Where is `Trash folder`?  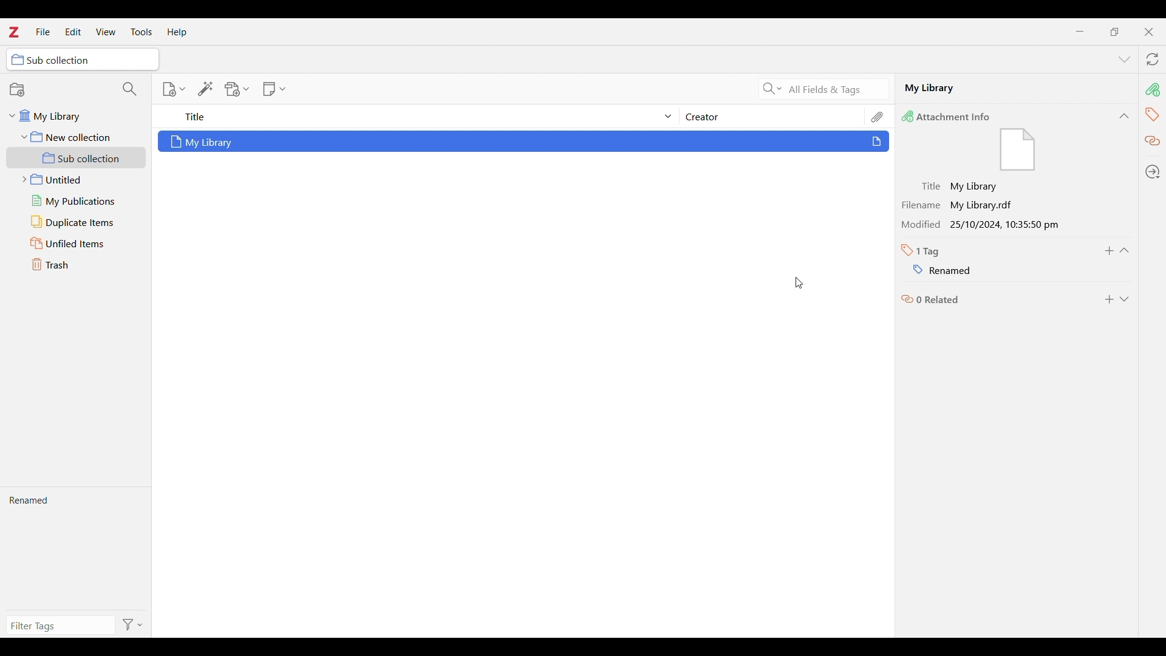 Trash folder is located at coordinates (76, 264).